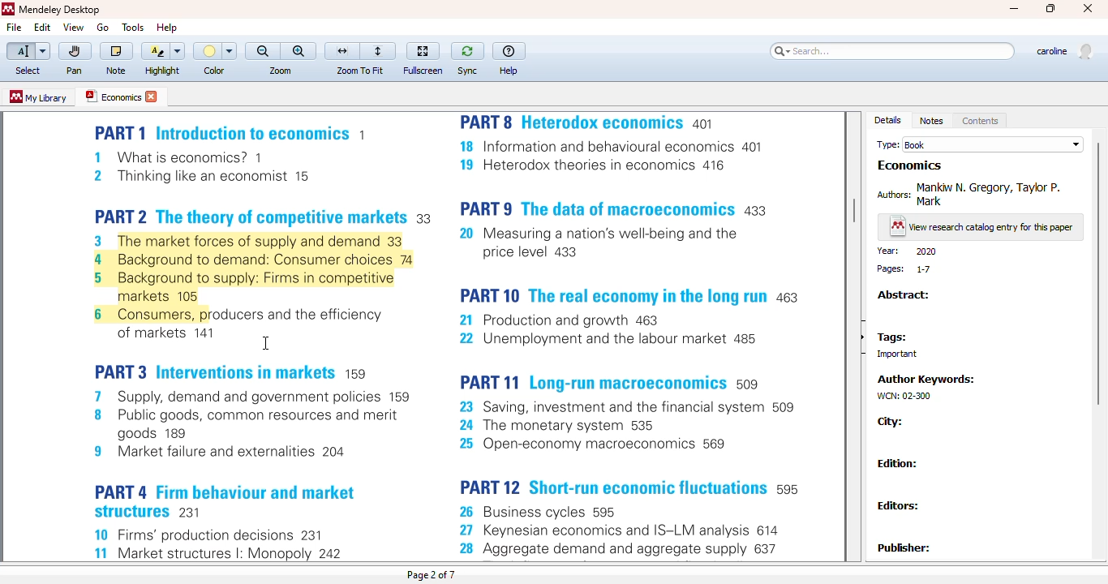  I want to click on pan, so click(74, 71).